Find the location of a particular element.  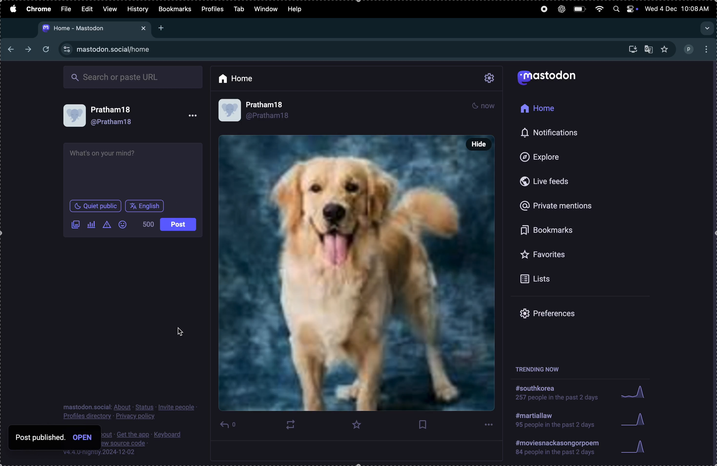

install mastdom is located at coordinates (632, 48).